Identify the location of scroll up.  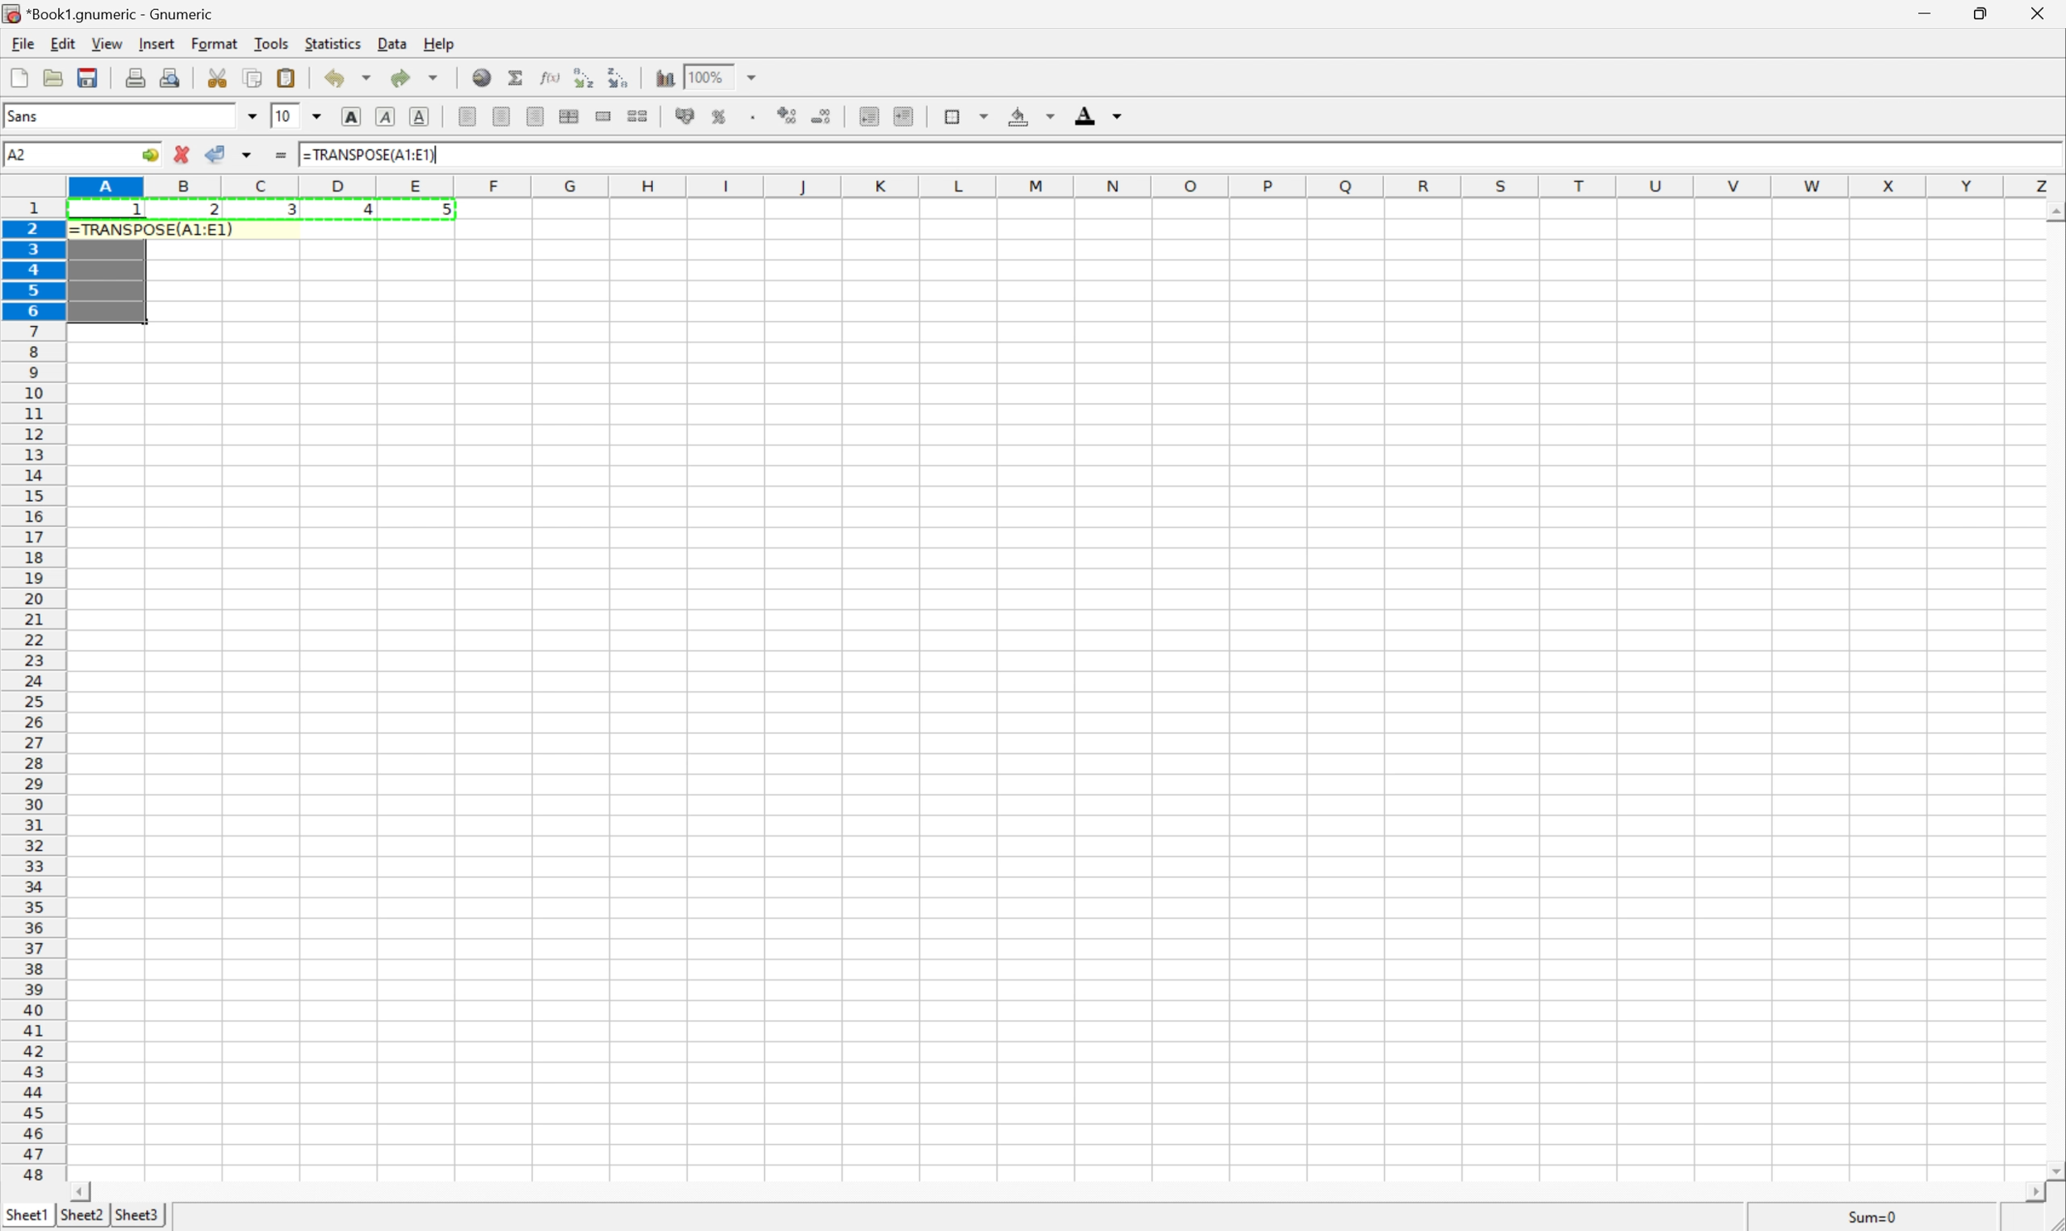
(2053, 214).